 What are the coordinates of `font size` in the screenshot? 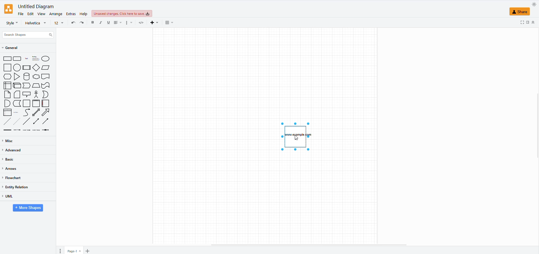 It's located at (59, 23).